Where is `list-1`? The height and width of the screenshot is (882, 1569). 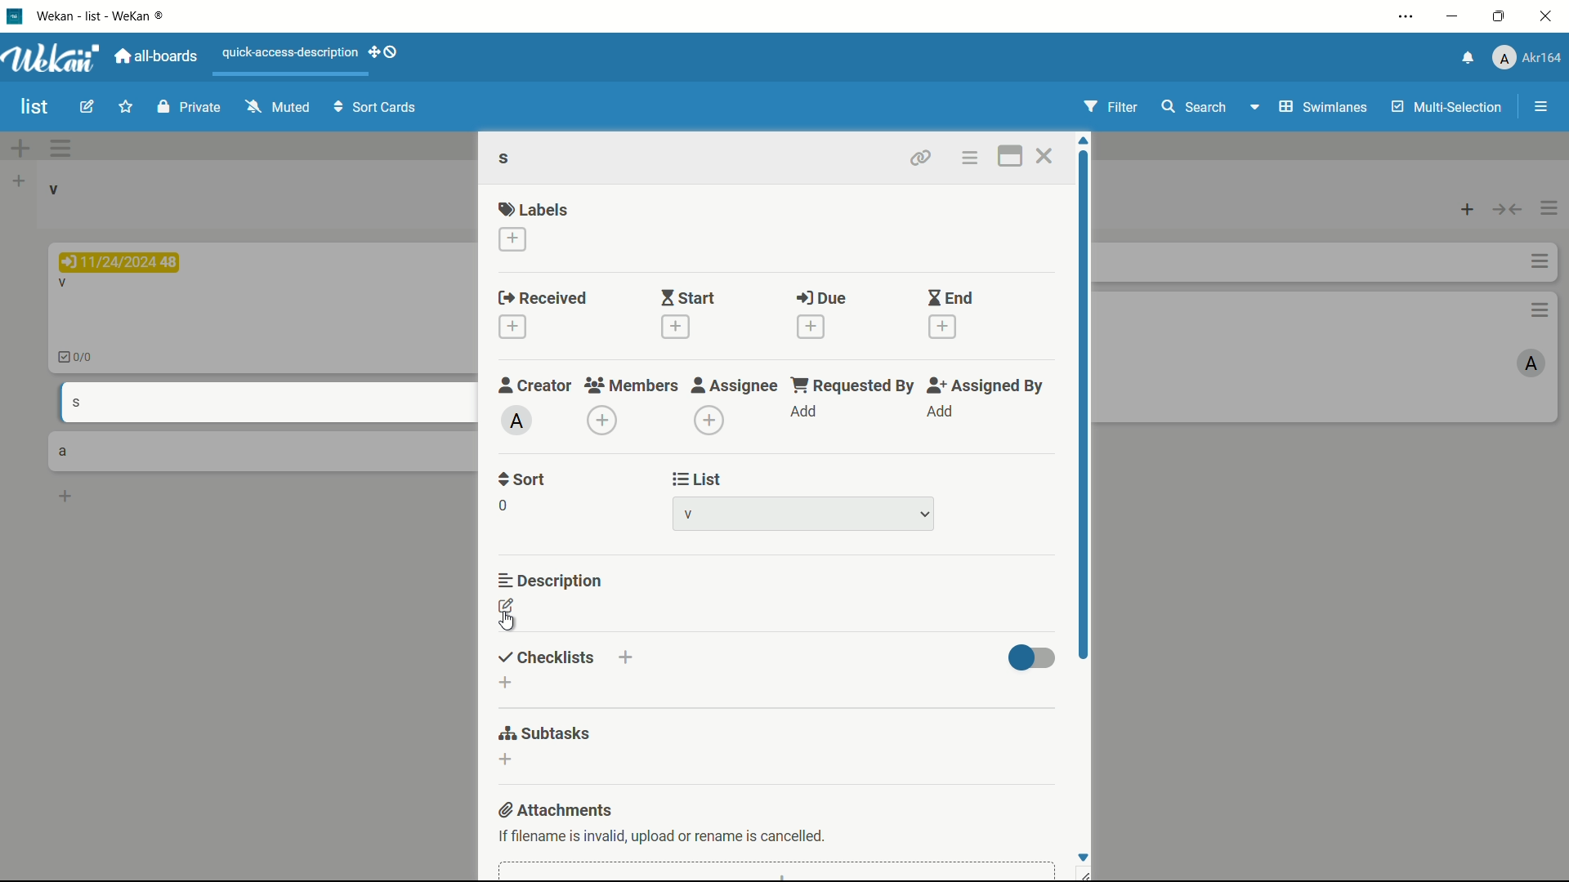 list-1 is located at coordinates (695, 514).